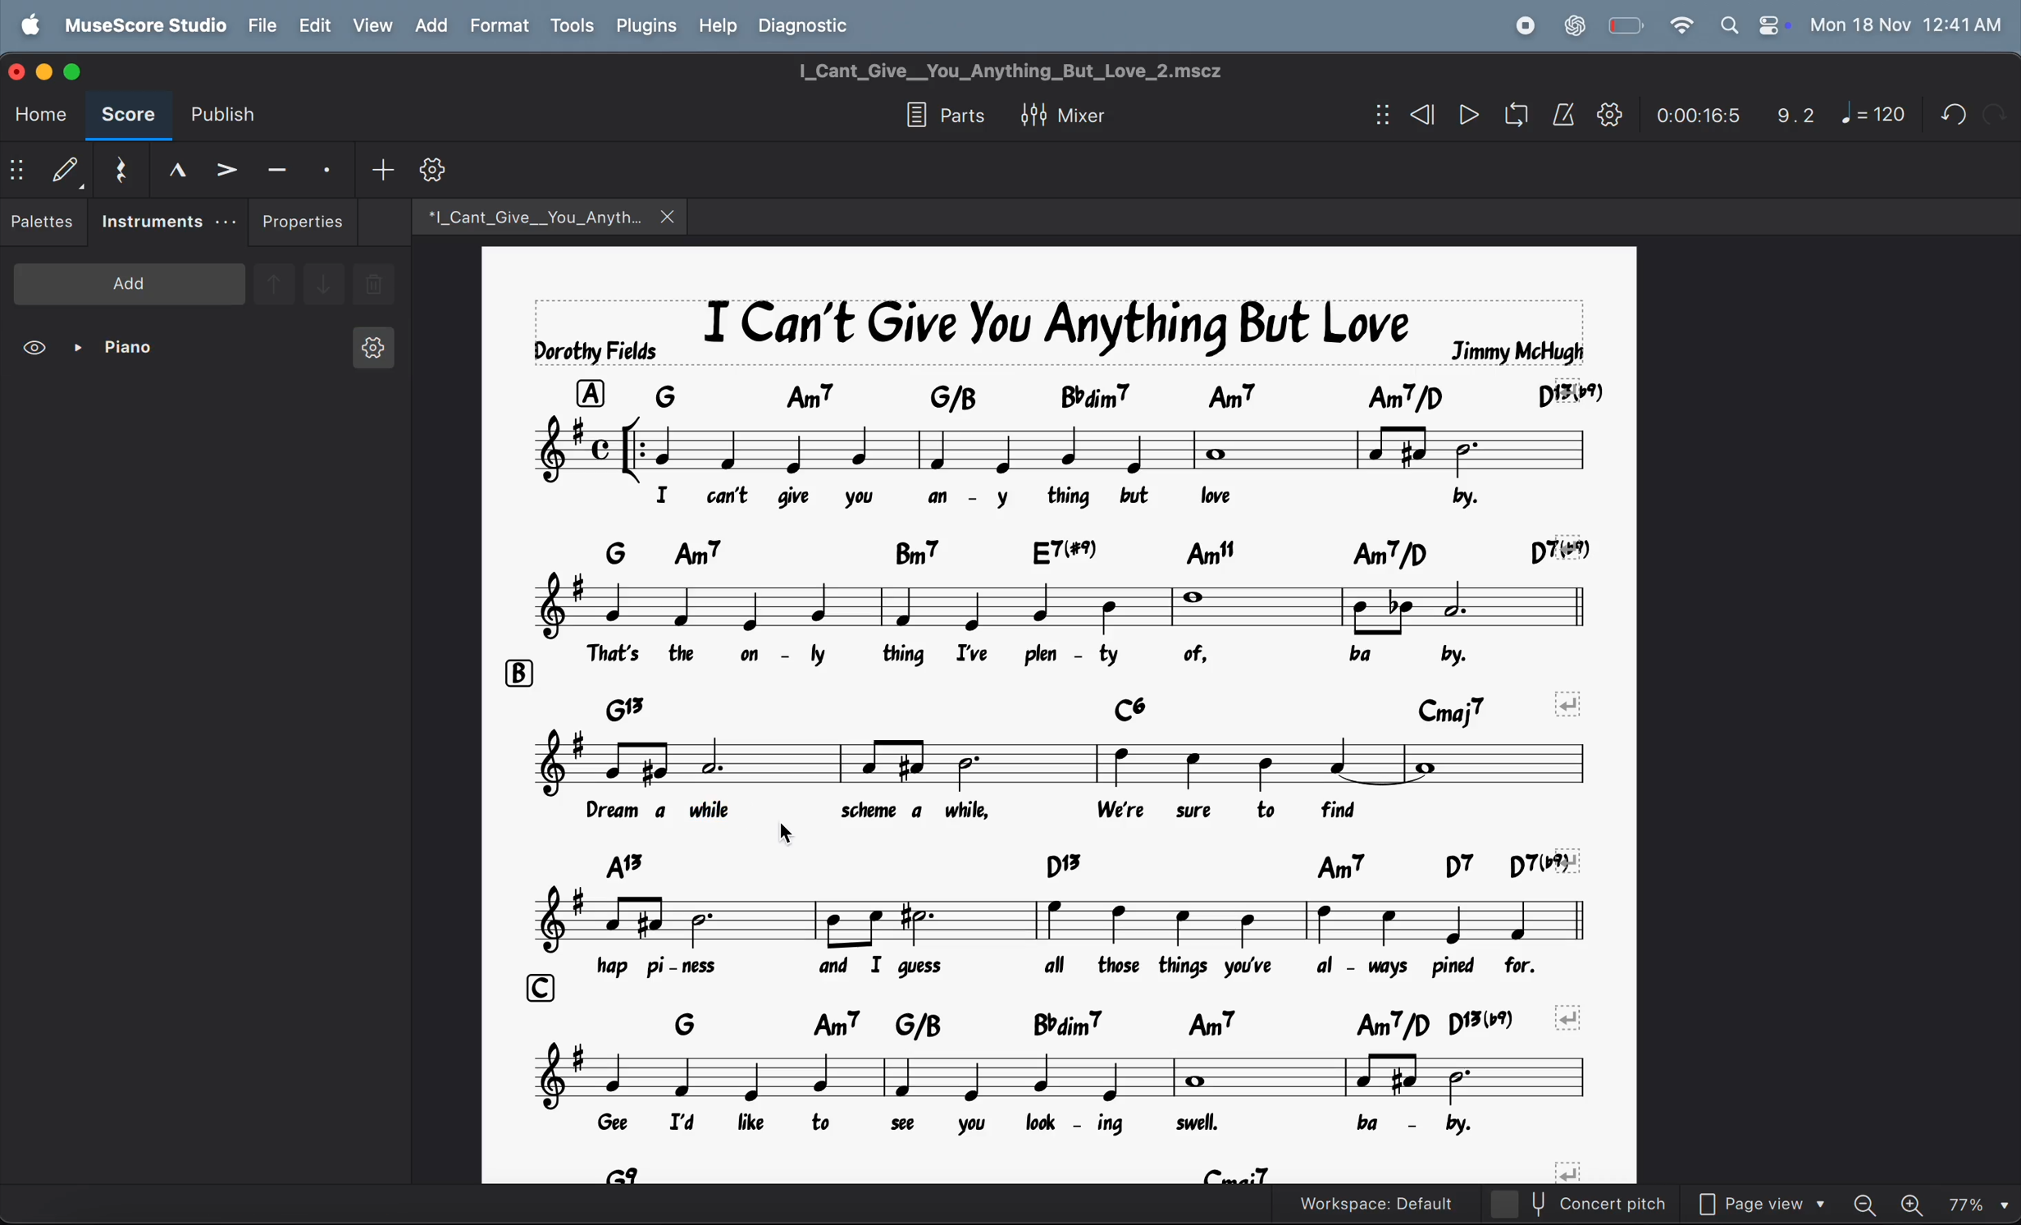 The height and width of the screenshot is (1225, 2021). What do you see at coordinates (20, 73) in the screenshot?
I see `close` at bounding box center [20, 73].